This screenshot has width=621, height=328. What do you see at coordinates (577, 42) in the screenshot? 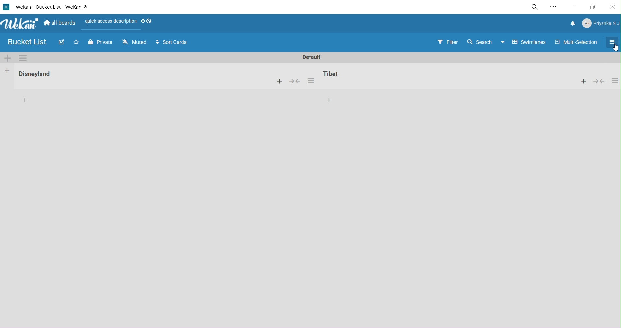
I see `multi selection` at bounding box center [577, 42].